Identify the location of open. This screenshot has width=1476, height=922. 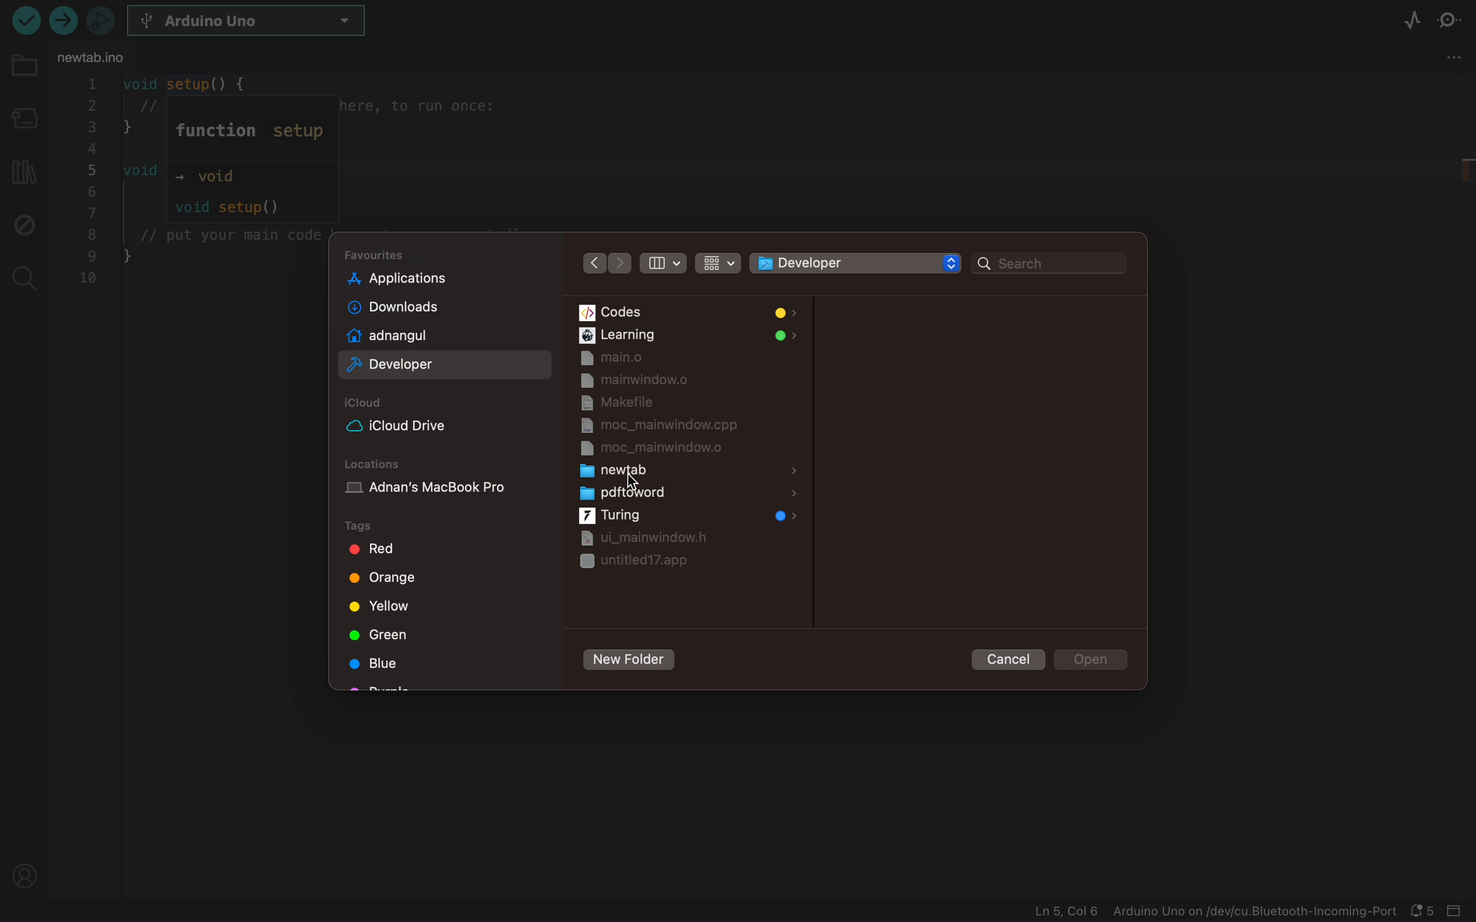
(1093, 660).